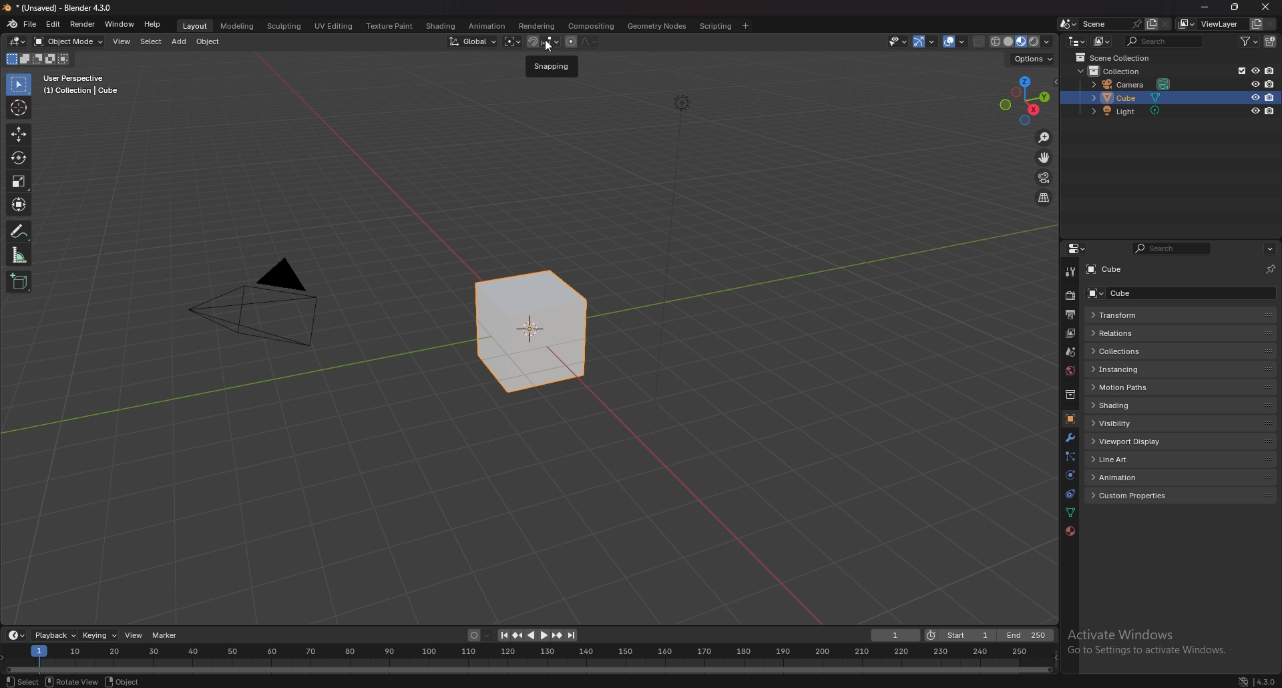  Describe the element at coordinates (1269, 70) in the screenshot. I see `disable in renders` at that location.